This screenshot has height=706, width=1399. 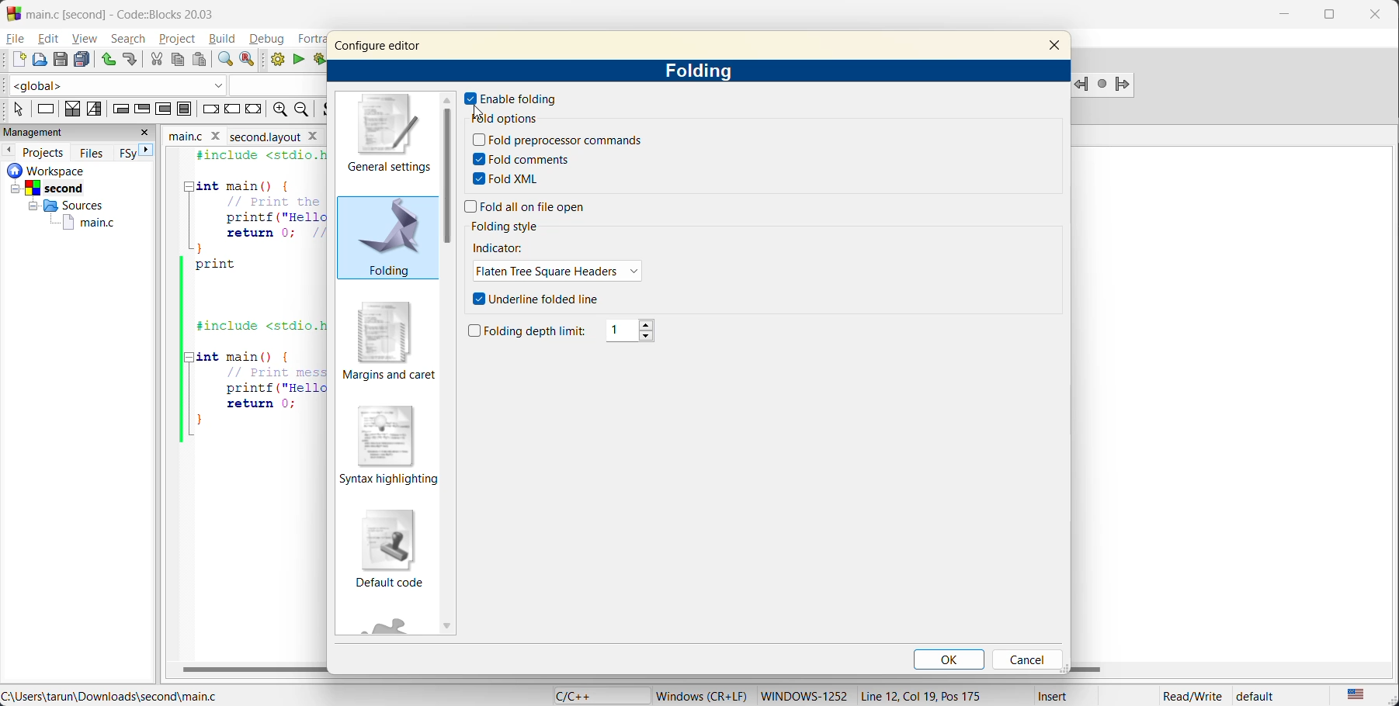 I want to click on close, so click(x=1377, y=16).